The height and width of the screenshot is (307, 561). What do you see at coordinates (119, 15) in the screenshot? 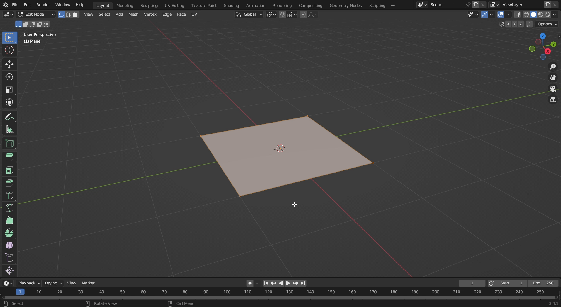
I see `Add` at bounding box center [119, 15].